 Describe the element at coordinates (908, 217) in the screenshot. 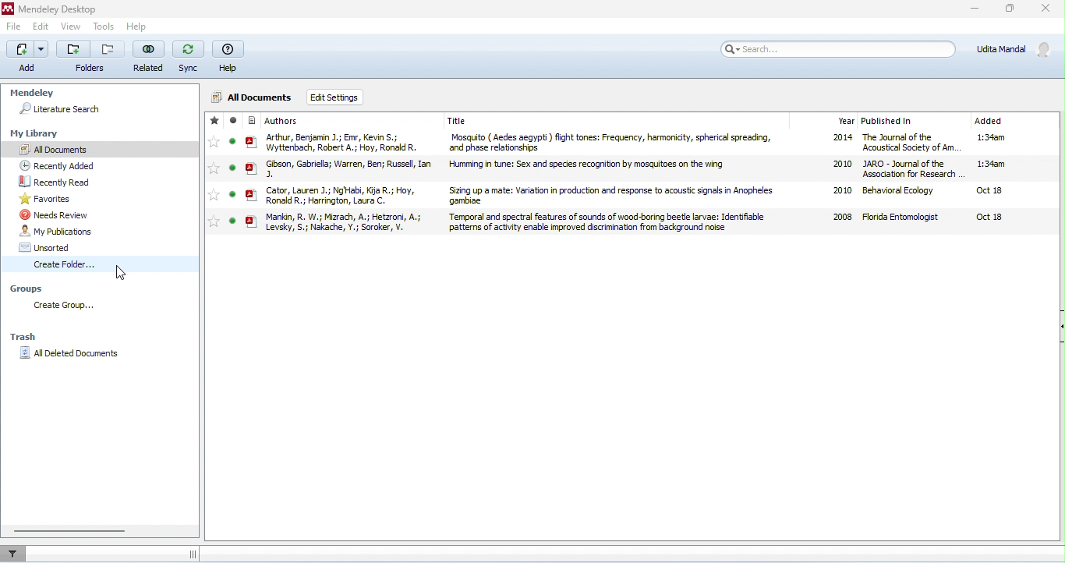

I see `Florida entomologists` at that location.